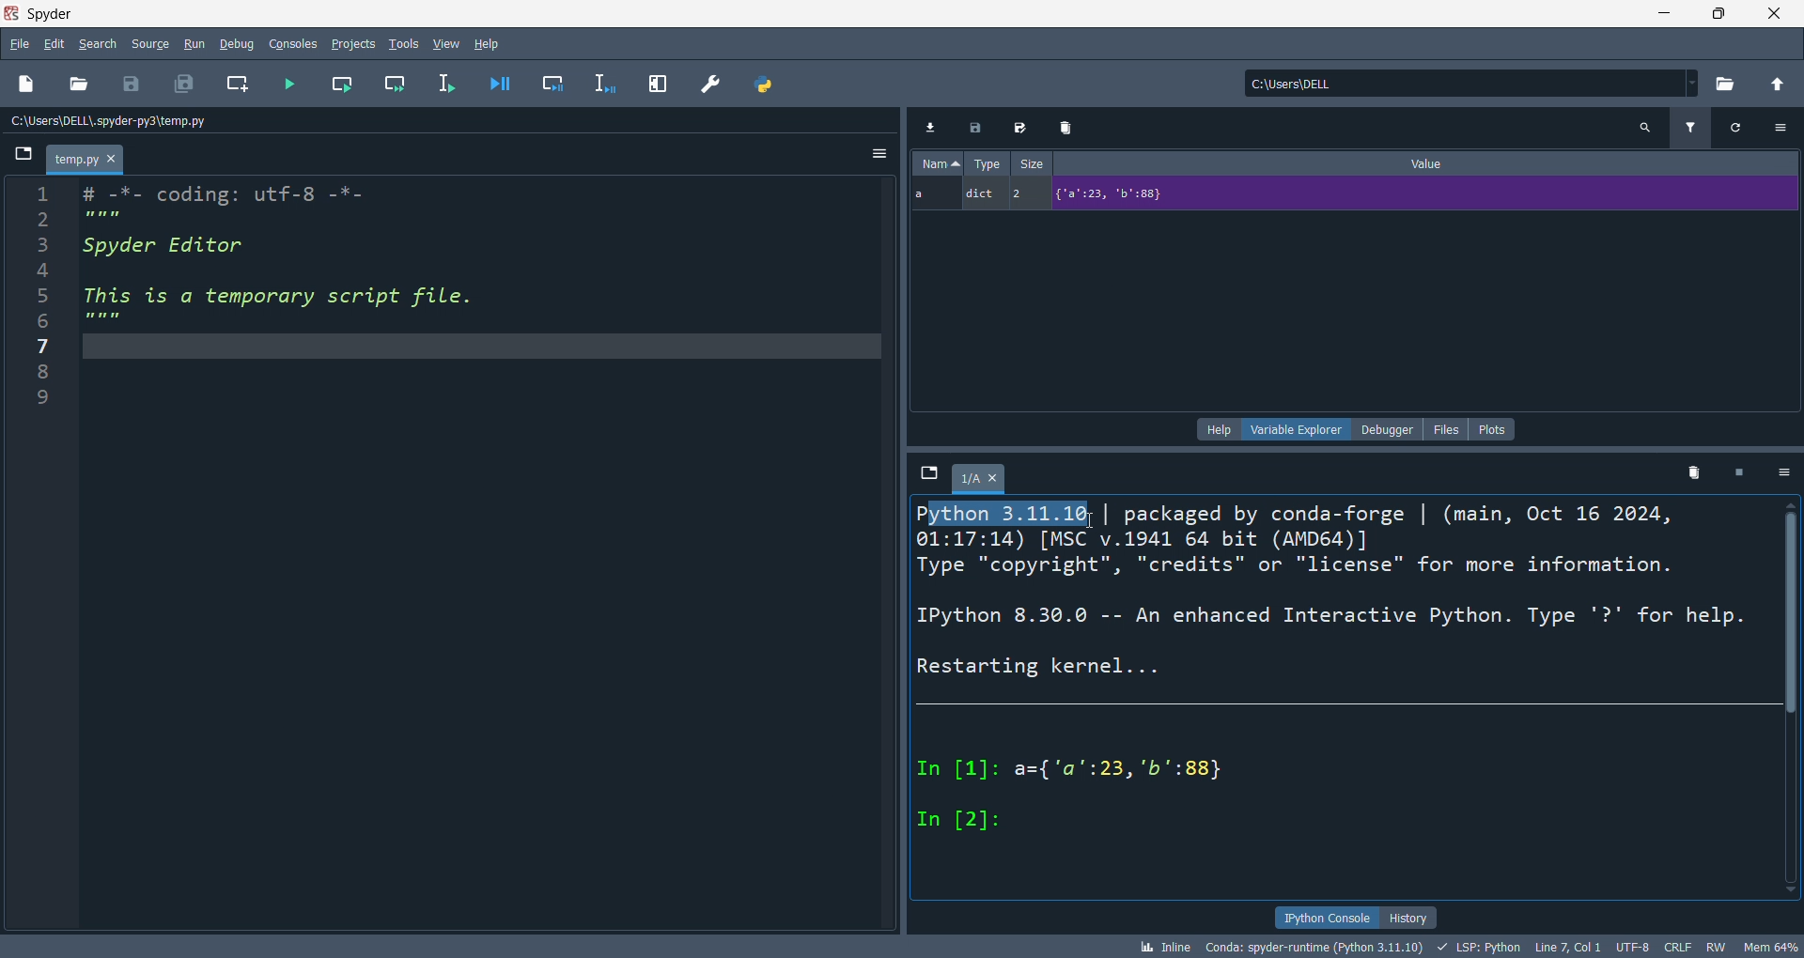 The height and width of the screenshot is (958, 1804). I want to click on delete, so click(1070, 125).